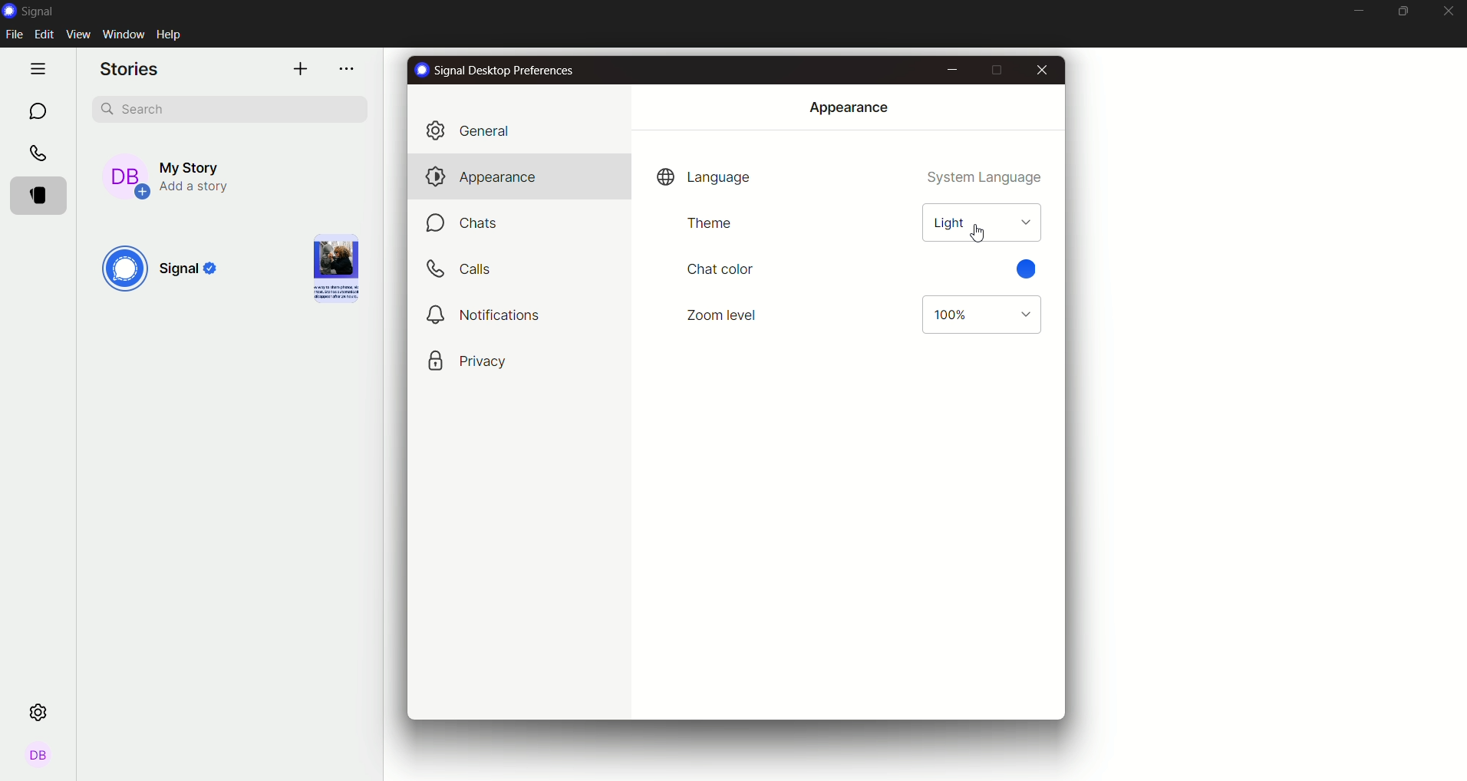  Describe the element at coordinates (848, 107) in the screenshot. I see `appearance` at that location.